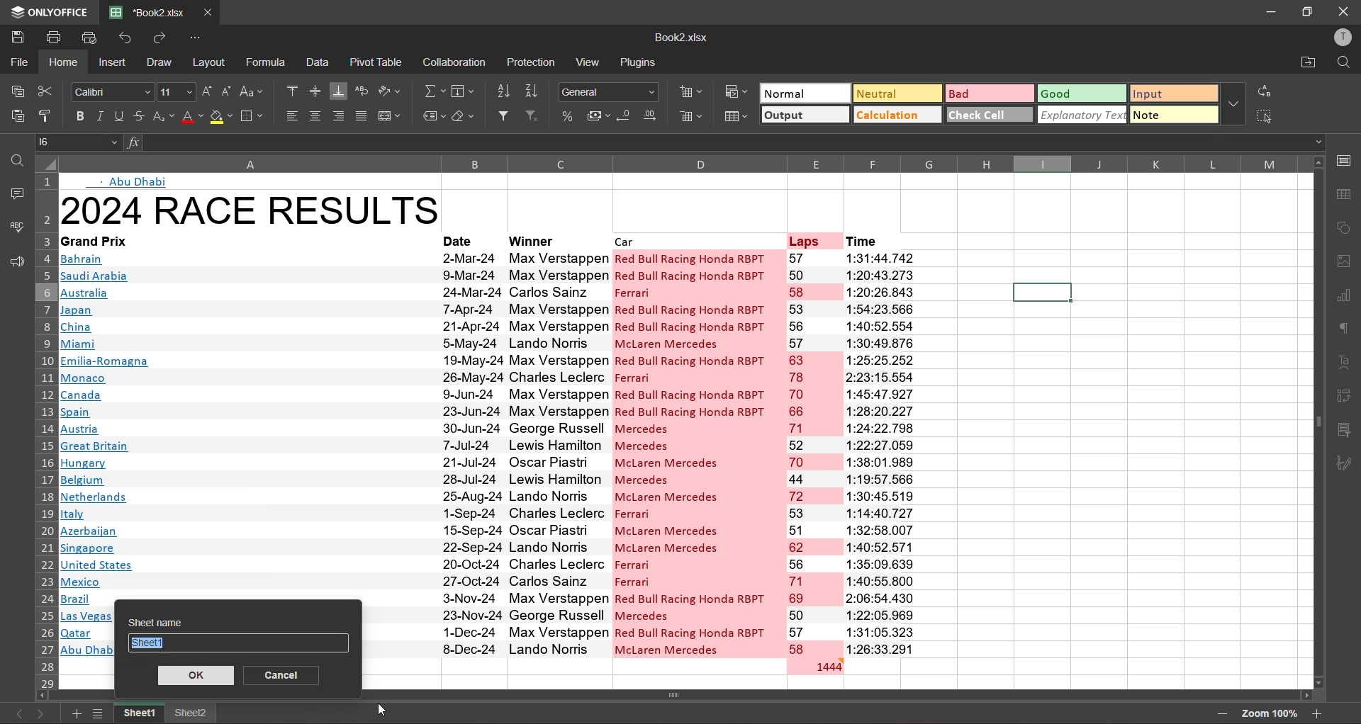  What do you see at coordinates (625, 117) in the screenshot?
I see `decrease decimal` at bounding box center [625, 117].